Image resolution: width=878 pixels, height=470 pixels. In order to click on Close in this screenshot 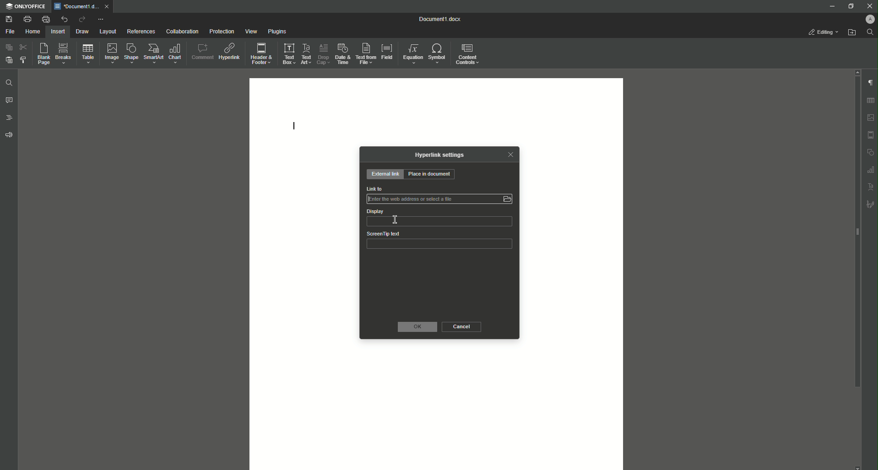, I will do `click(513, 155)`.